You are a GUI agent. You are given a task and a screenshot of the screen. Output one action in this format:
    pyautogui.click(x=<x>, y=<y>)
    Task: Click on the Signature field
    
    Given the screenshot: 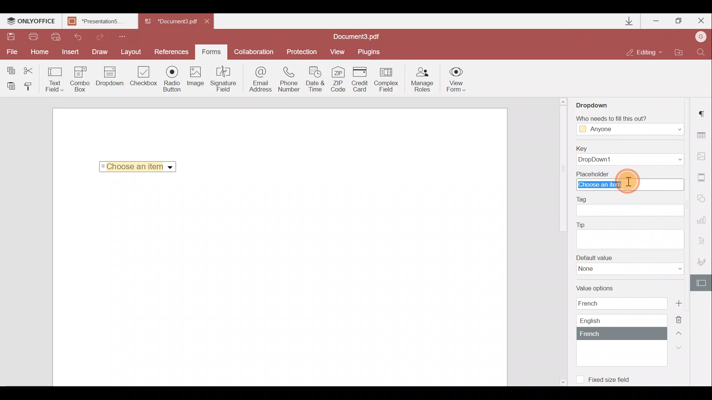 What is the action you would take?
    pyautogui.click(x=222, y=79)
    